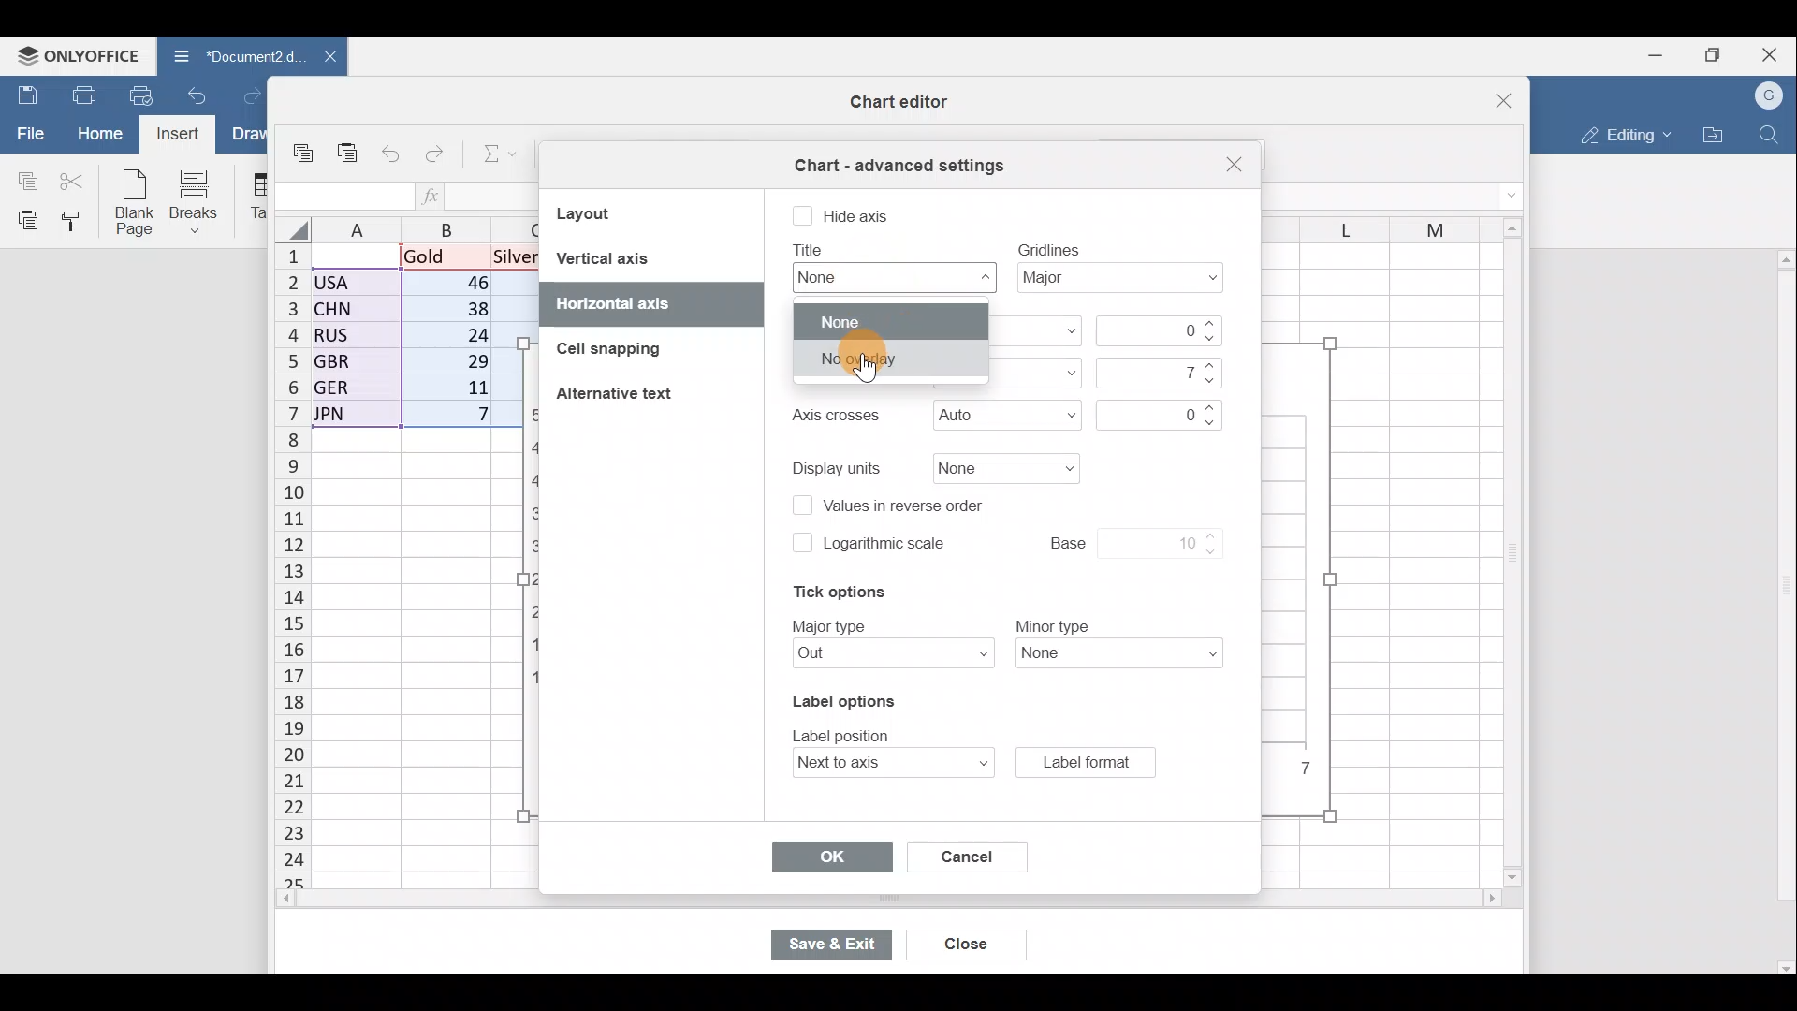  Describe the element at coordinates (894, 102) in the screenshot. I see `Chart editor` at that location.